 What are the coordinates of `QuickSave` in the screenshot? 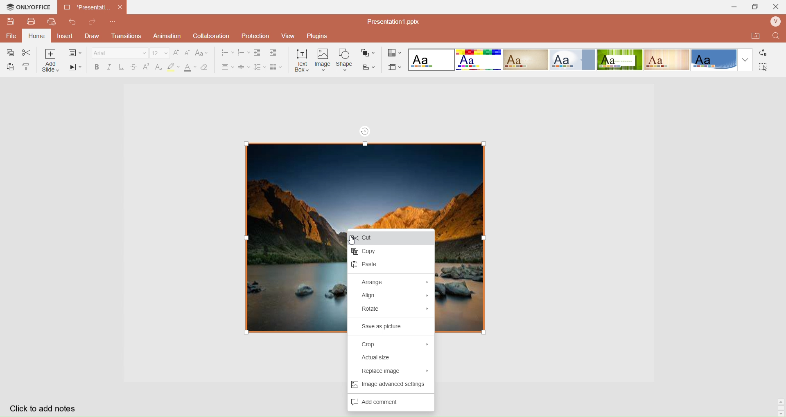 It's located at (11, 21).